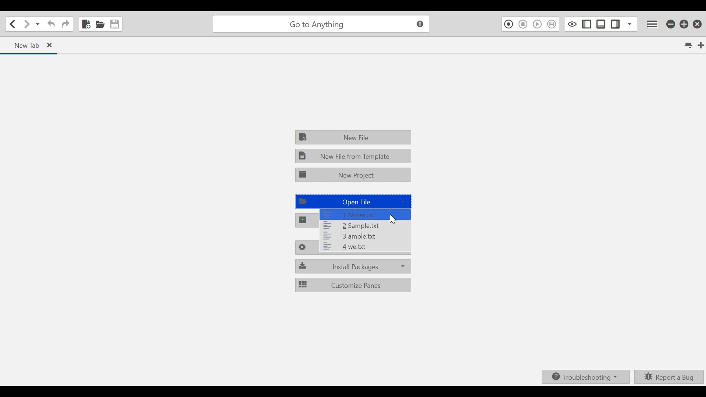 This screenshot has width=706, height=397. I want to click on Go to Anything, so click(323, 24).